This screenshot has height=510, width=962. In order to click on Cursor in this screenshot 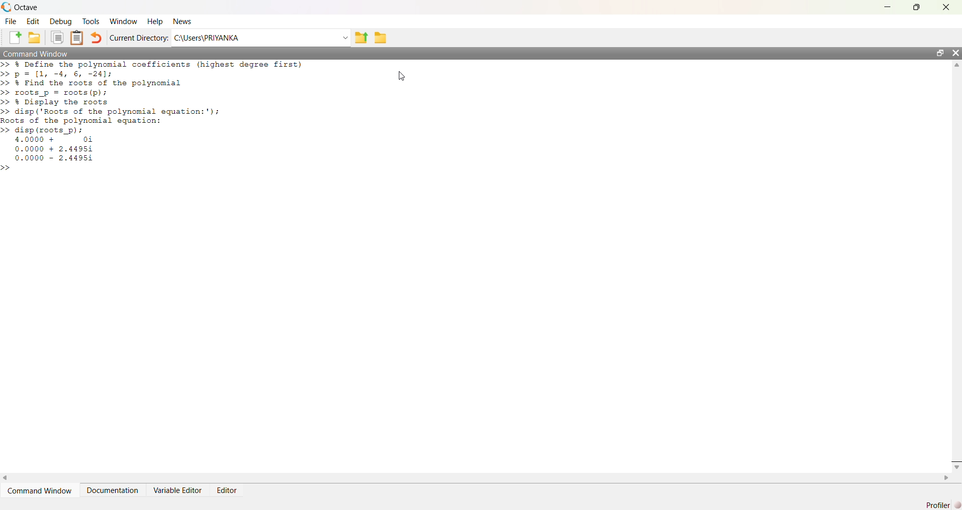, I will do `click(402, 76)`.